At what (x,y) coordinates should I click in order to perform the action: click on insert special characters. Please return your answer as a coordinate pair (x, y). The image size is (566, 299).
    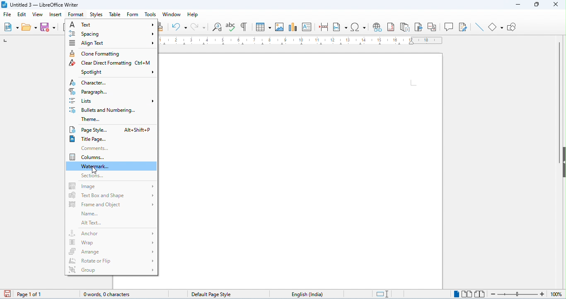
    Looking at the image, I should click on (358, 26).